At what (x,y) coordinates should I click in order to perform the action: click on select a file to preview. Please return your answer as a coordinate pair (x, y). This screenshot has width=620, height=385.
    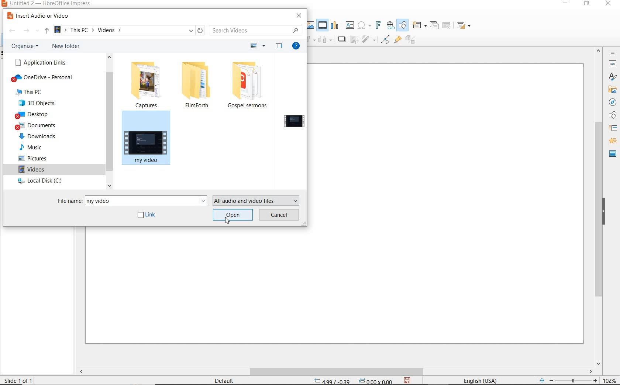
    Looking at the image, I should click on (290, 123).